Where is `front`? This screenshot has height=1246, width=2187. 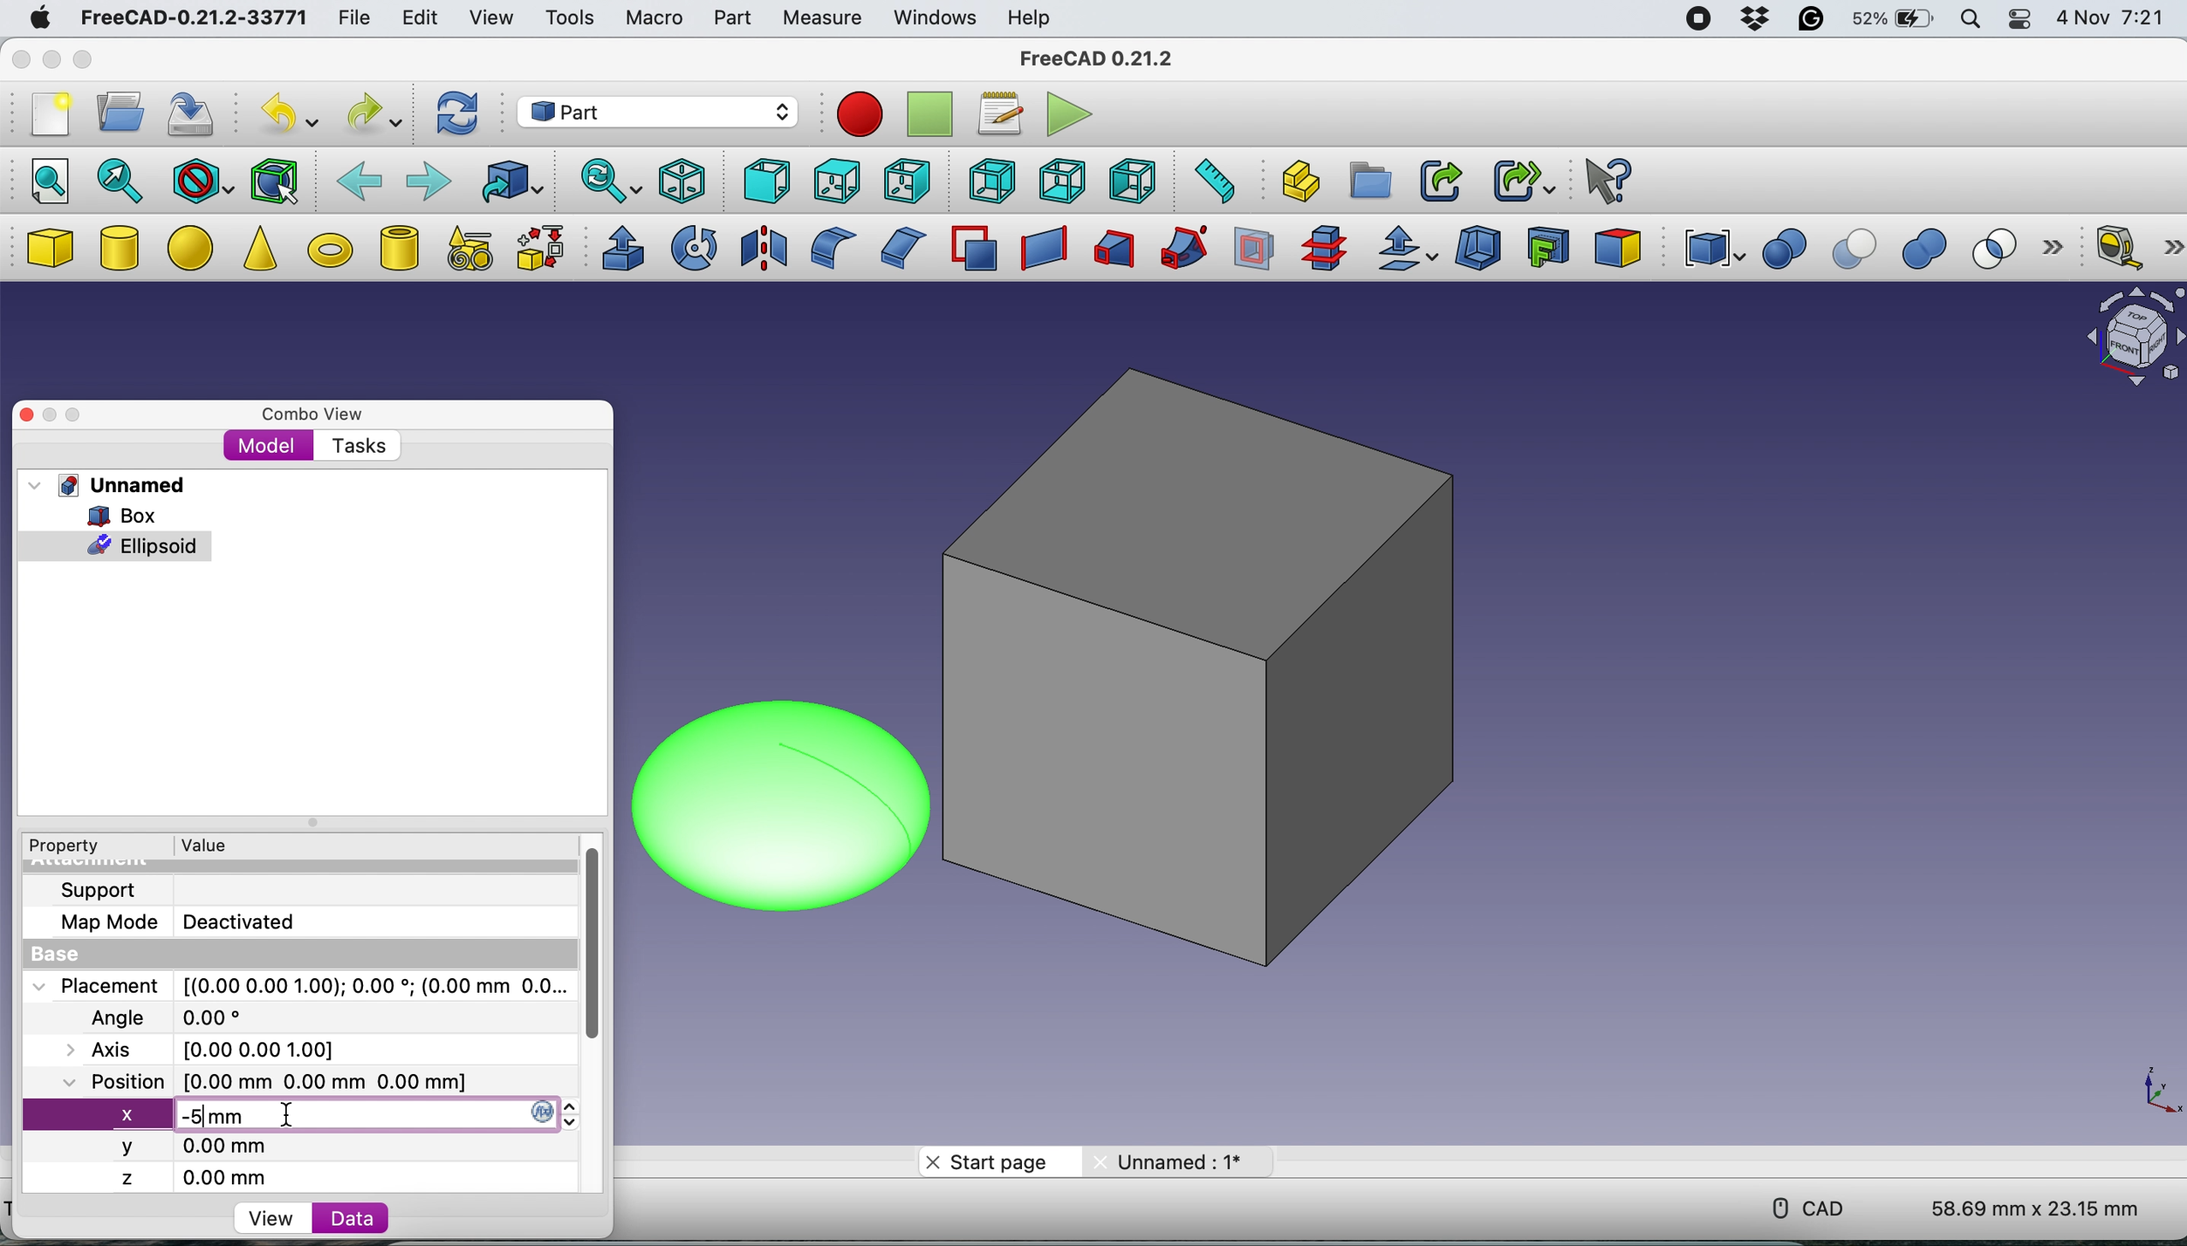 front is located at coordinates (763, 181).